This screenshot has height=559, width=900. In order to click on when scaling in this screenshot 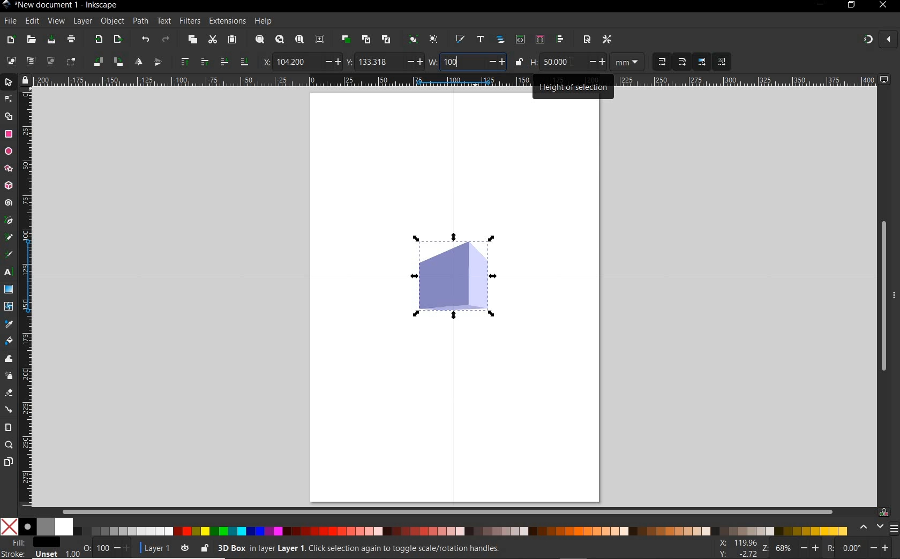, I will do `click(682, 62)`.